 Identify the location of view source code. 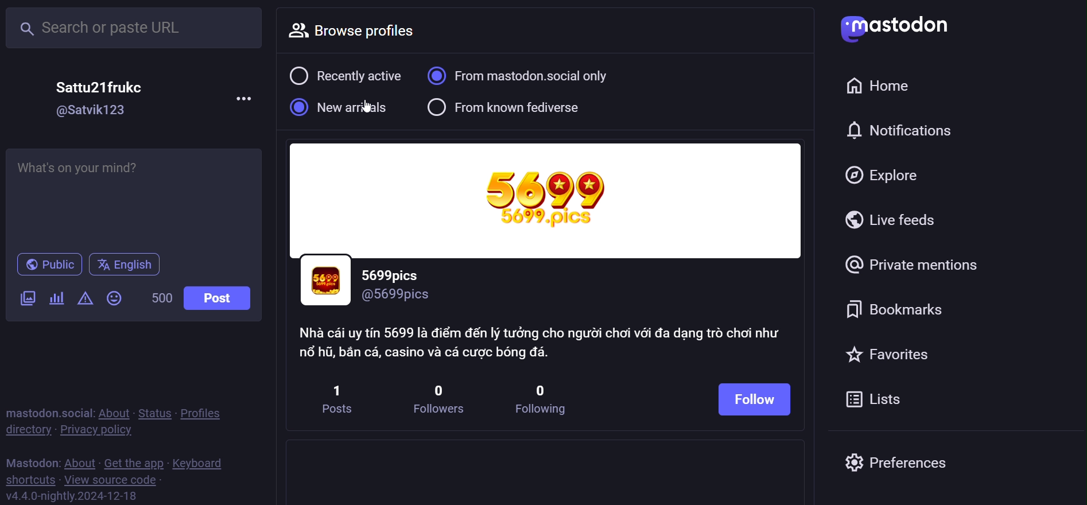
(114, 480).